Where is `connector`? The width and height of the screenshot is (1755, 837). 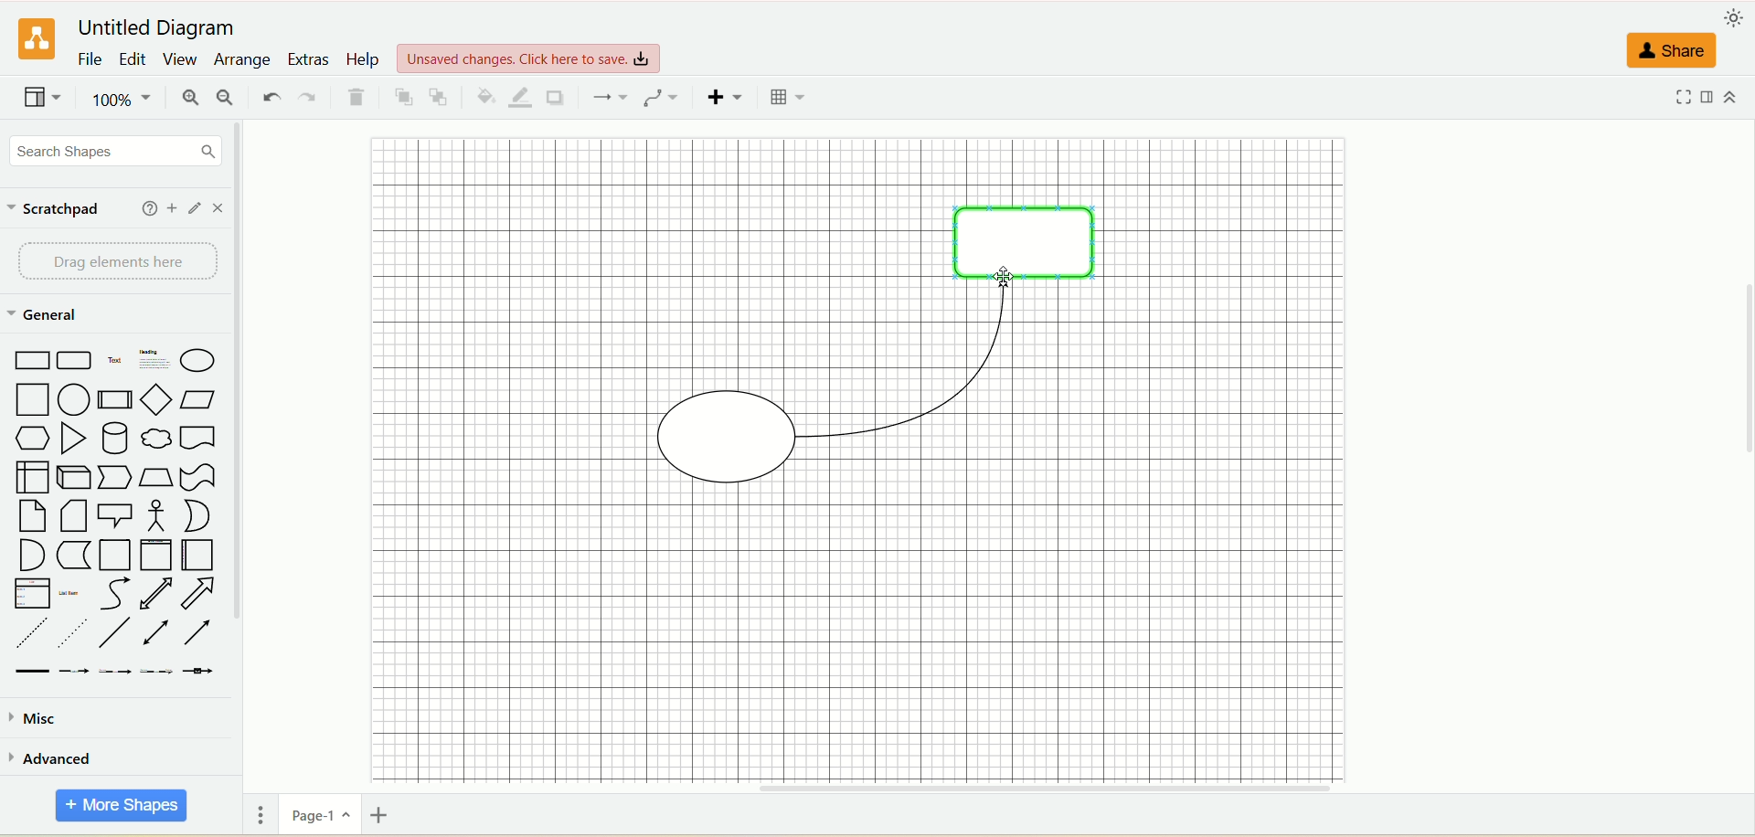
connector is located at coordinates (912, 359).